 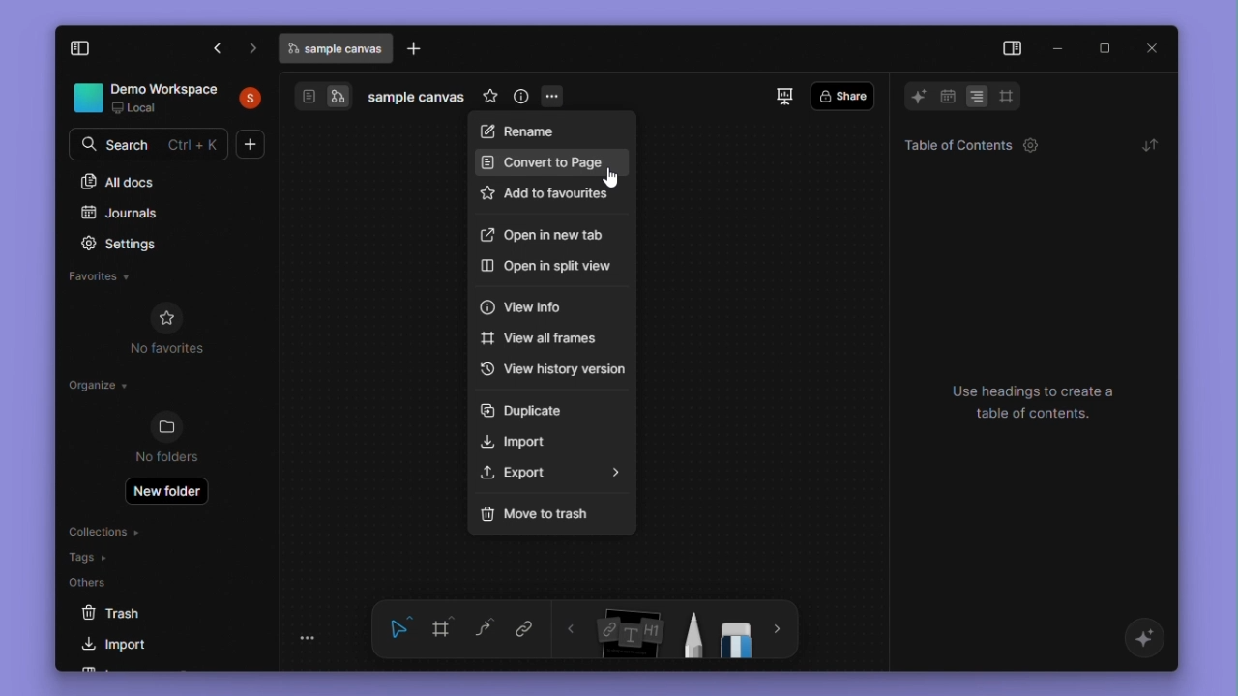 I want to click on arrange, so click(x=1148, y=144).